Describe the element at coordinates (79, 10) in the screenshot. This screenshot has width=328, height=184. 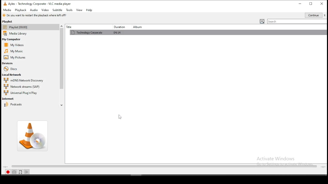
I see `view` at that location.